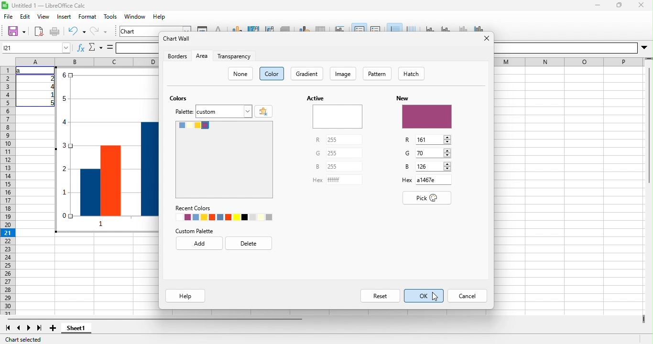 This screenshot has height=344, width=653. What do you see at coordinates (380, 296) in the screenshot?
I see `reset` at bounding box center [380, 296].